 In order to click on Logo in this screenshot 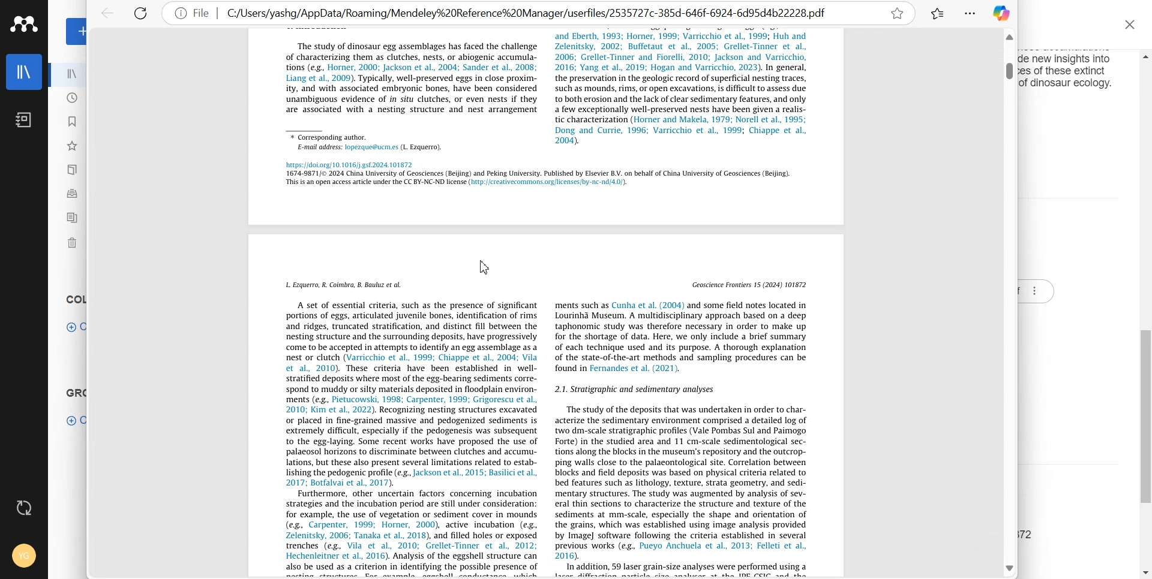, I will do `click(24, 24)`.